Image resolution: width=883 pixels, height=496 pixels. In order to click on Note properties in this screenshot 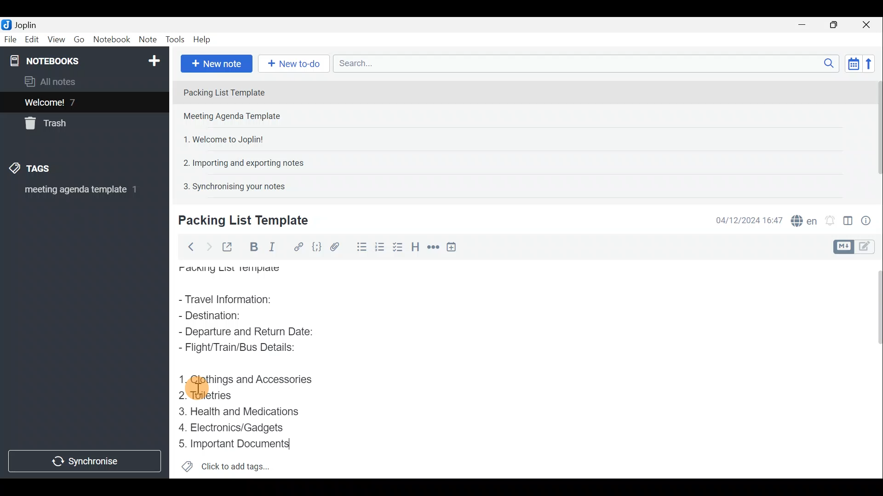, I will do `click(869, 219)`.